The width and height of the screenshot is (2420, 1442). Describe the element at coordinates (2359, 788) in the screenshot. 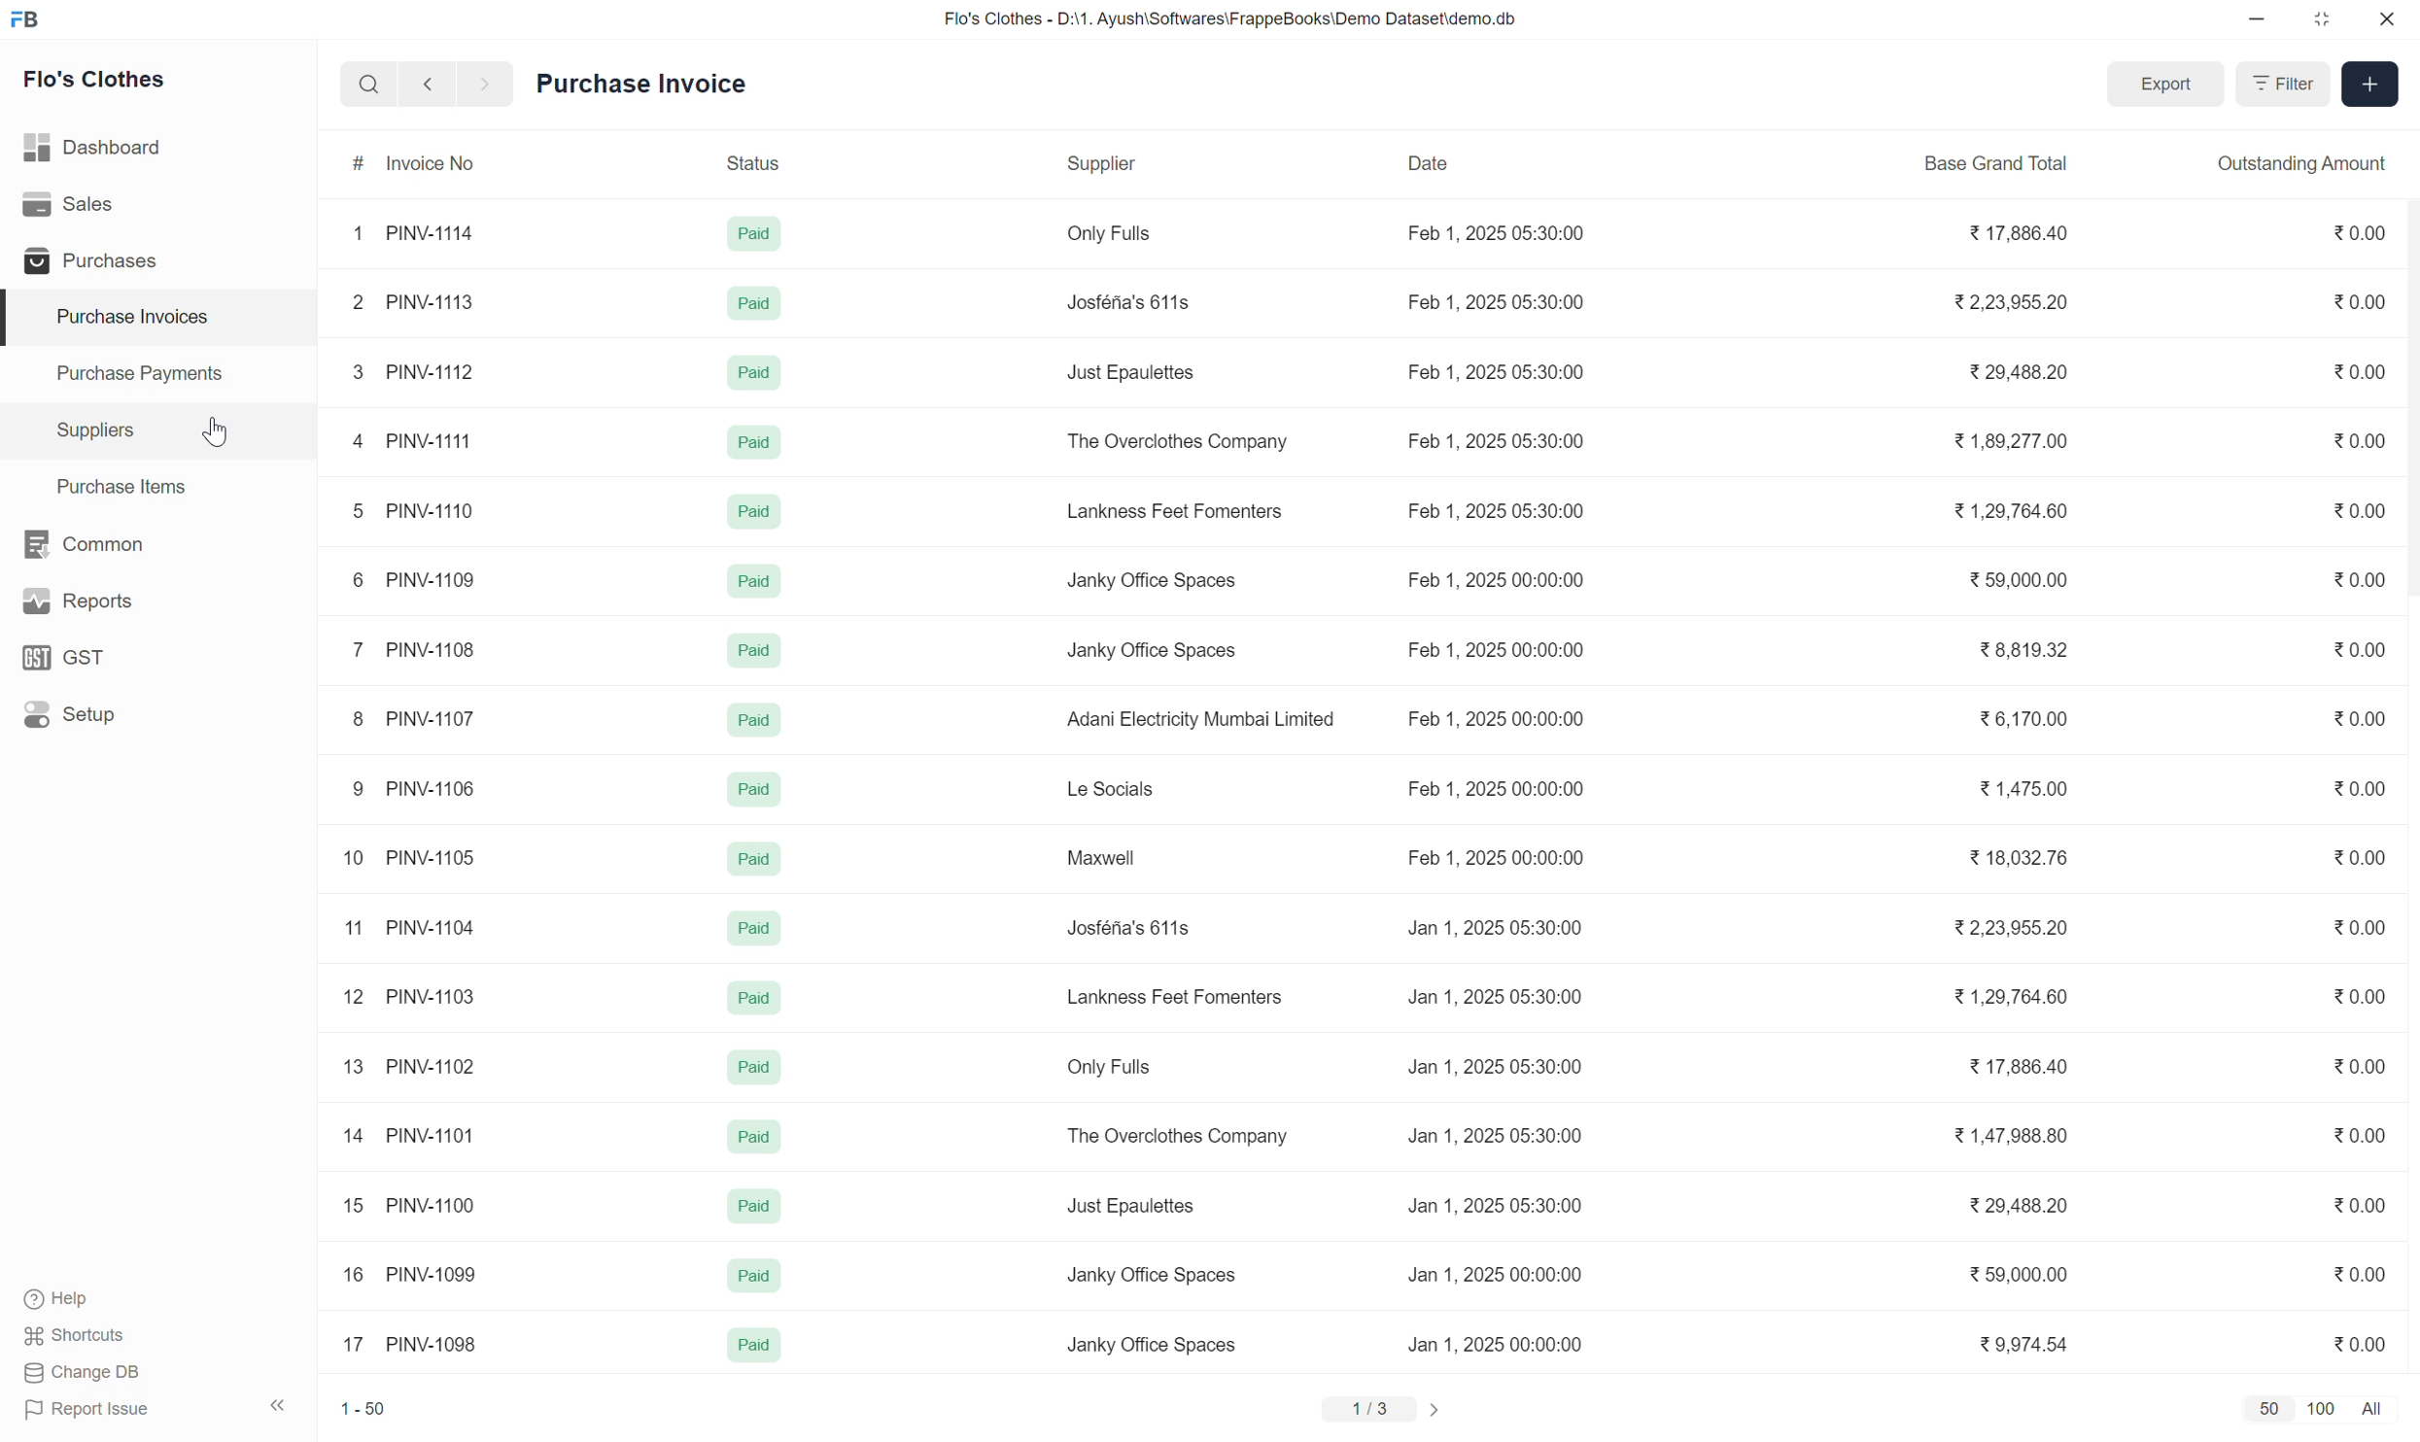

I see `0.00` at that location.